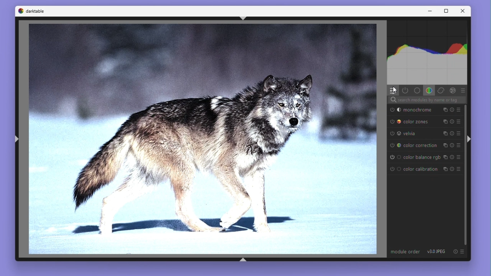 This screenshot has height=276, width=491. Describe the element at coordinates (405, 90) in the screenshot. I see `show only active modules` at that location.